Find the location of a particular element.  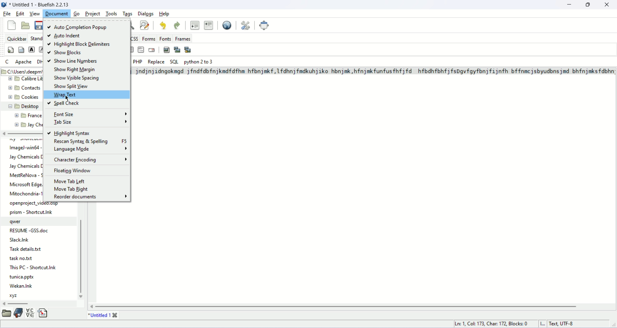

Ln: 1, Cok 173, Char: 172, Blocks: 0 is located at coordinates (493, 323).